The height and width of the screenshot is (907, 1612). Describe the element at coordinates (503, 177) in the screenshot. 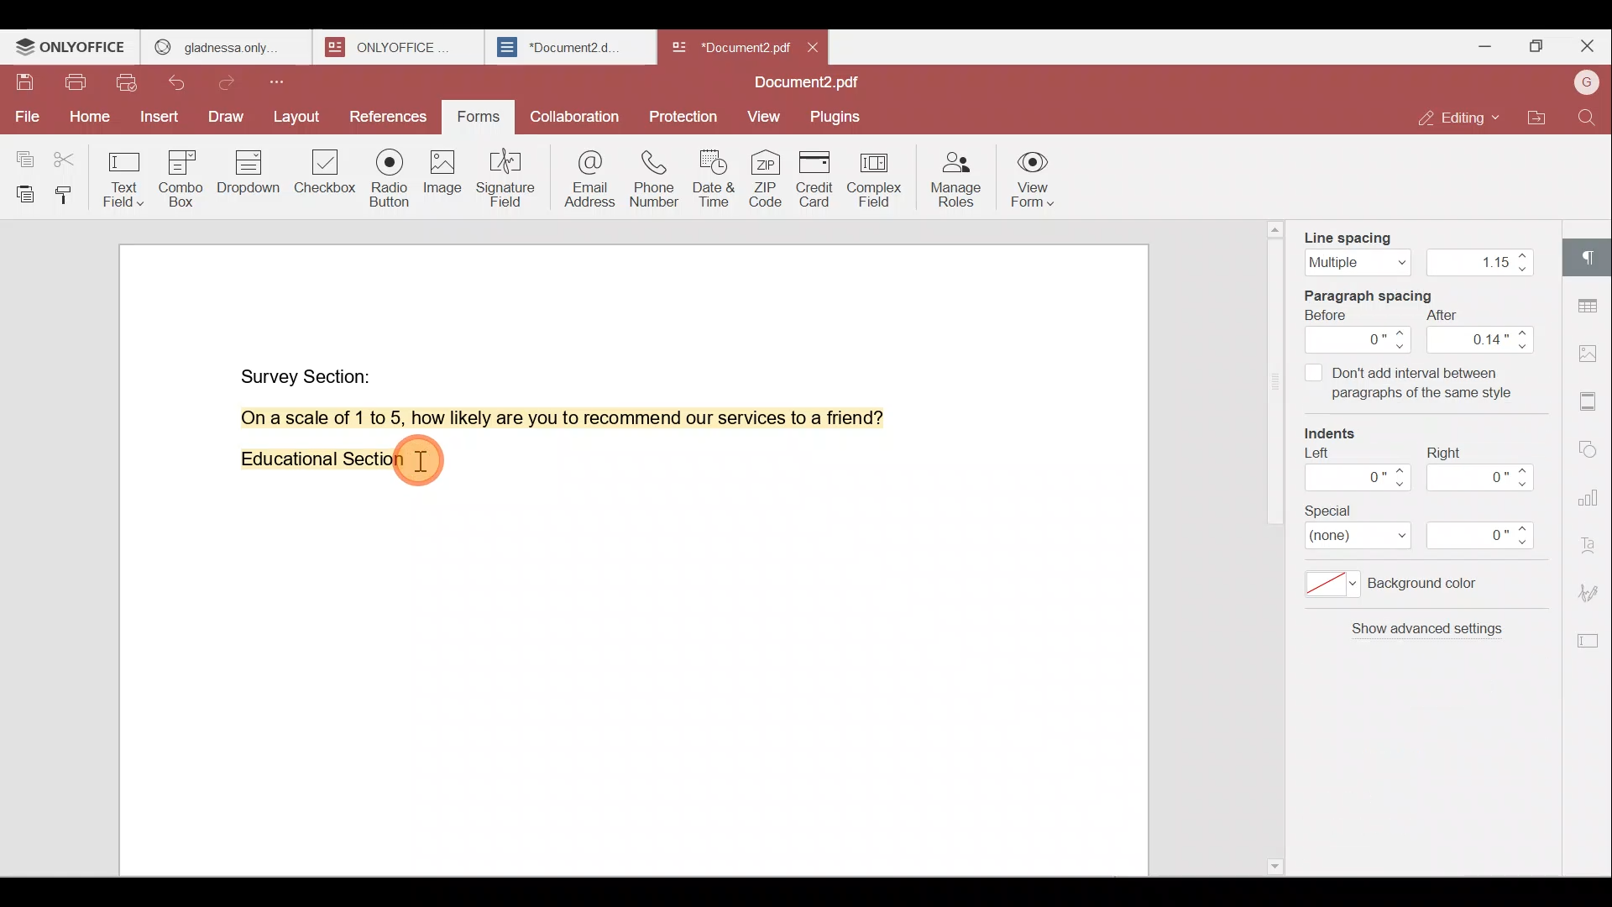

I see `Signature field` at that location.